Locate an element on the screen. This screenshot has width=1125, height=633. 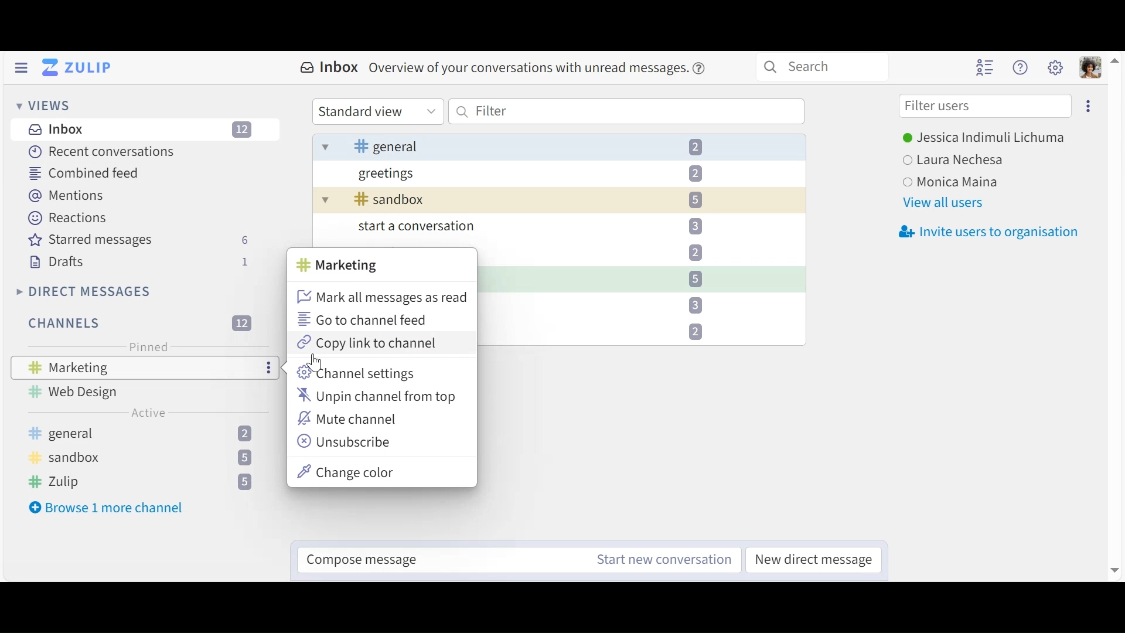
start a conversation is located at coordinates (552, 229).